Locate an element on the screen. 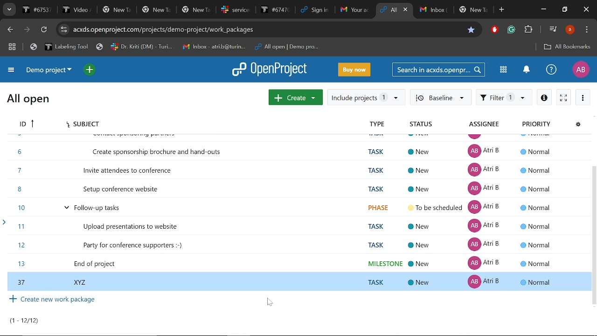  Add new tab is located at coordinates (502, 10).